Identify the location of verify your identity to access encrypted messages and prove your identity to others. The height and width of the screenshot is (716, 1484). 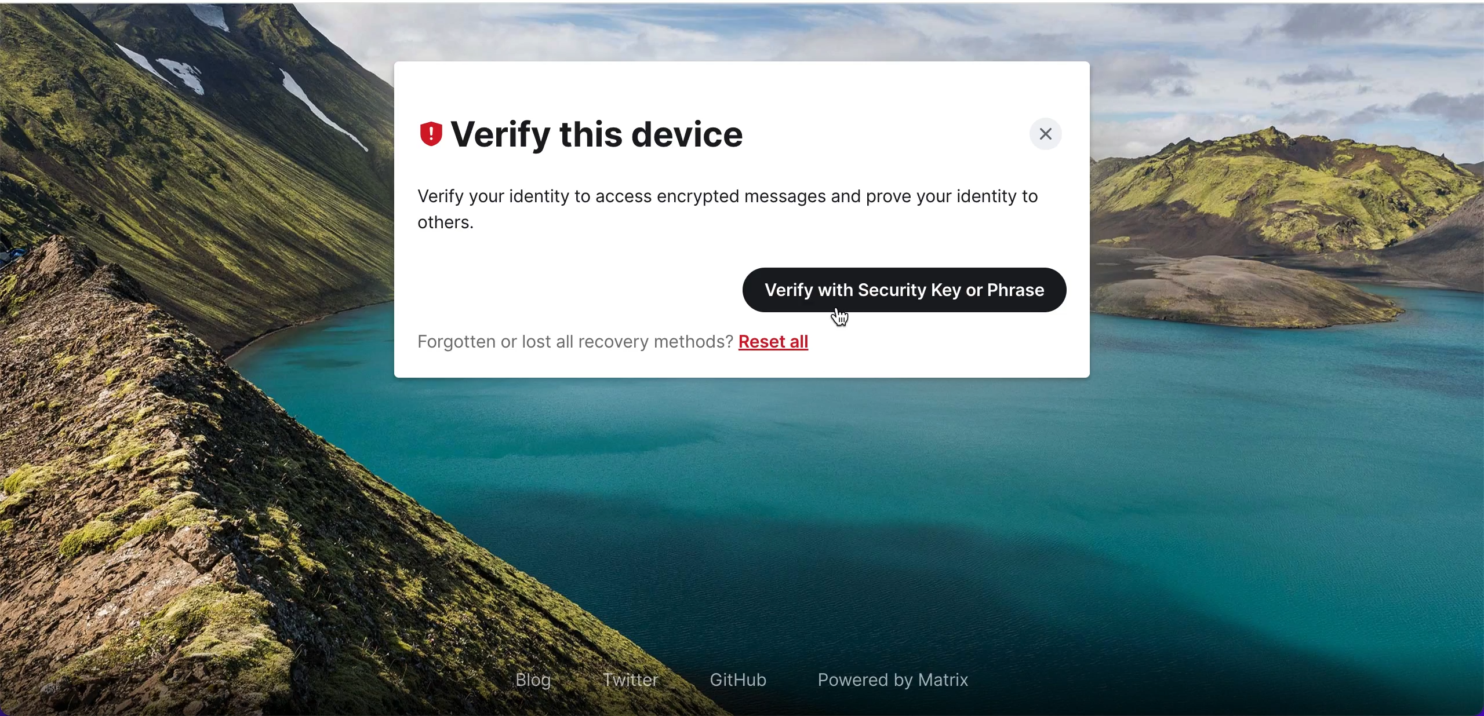
(742, 207).